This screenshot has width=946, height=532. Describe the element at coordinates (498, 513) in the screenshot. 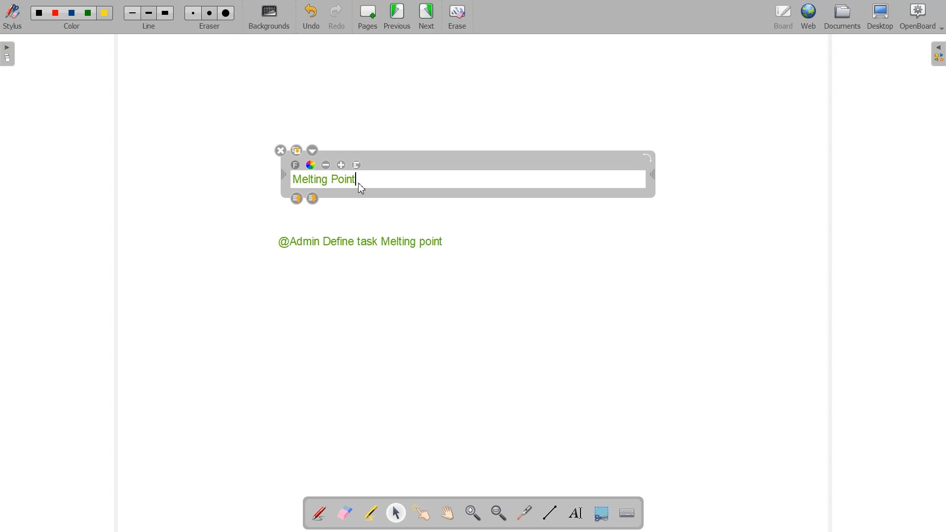

I see `Zoom Out` at that location.